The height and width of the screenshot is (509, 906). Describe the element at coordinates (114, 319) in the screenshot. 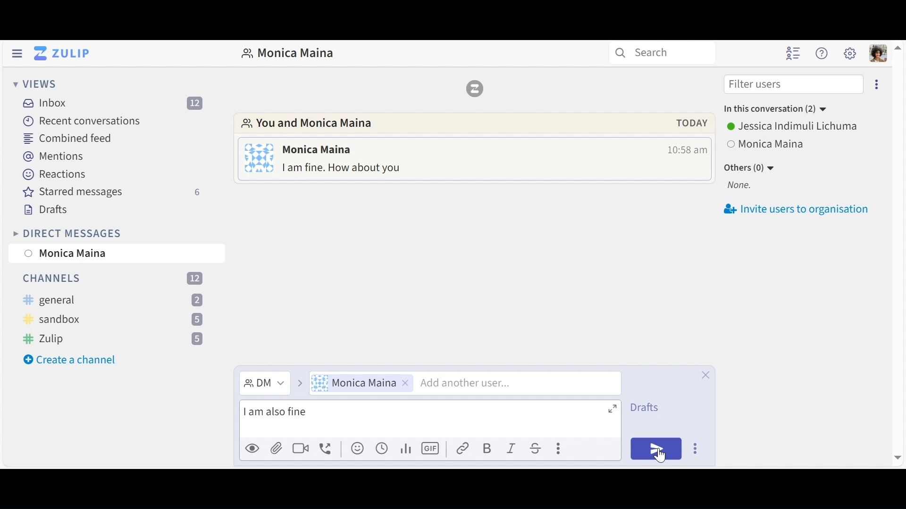

I see `channel` at that location.